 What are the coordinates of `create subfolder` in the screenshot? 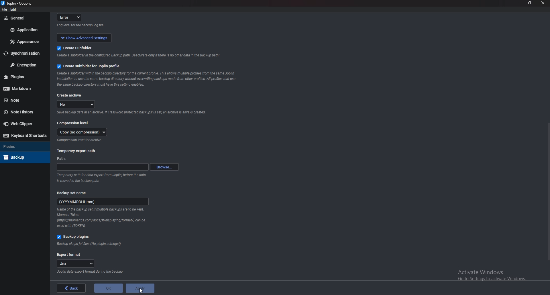 It's located at (82, 48).